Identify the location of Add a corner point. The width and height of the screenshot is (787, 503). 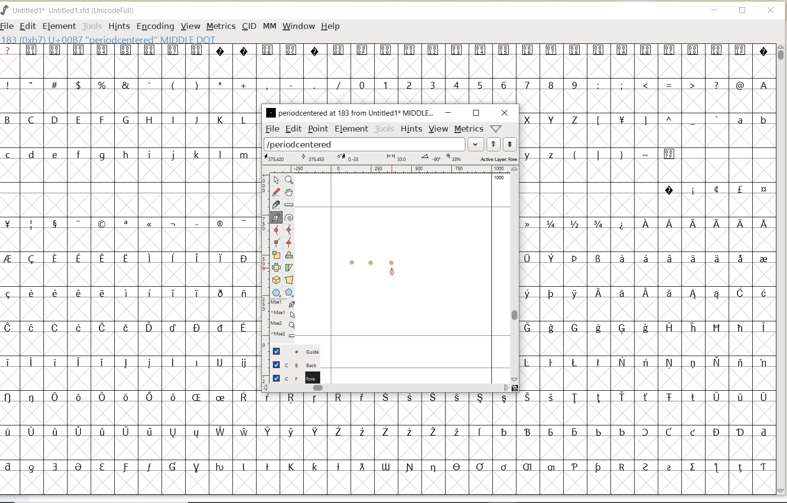
(289, 241).